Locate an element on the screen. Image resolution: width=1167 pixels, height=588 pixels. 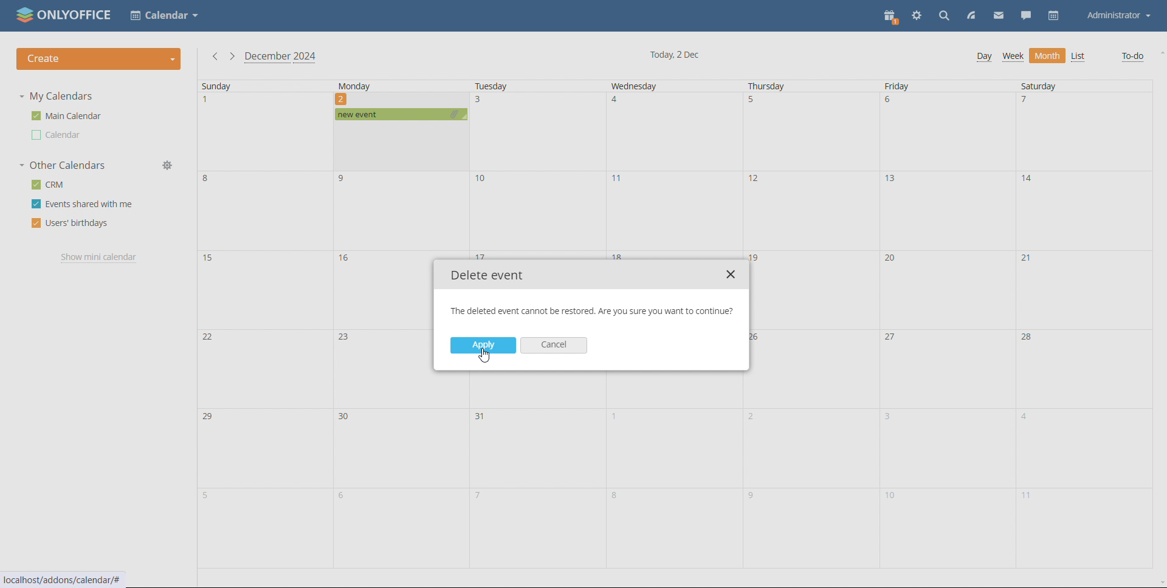
Administrator is located at coordinates (1118, 16).